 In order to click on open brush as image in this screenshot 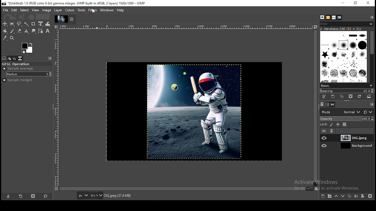, I will do `click(369, 97)`.